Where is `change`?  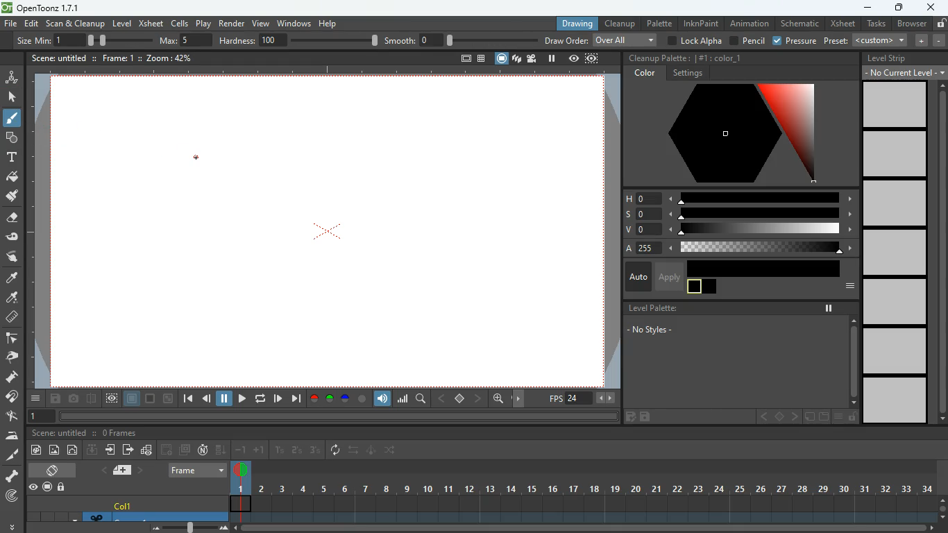 change is located at coordinates (74, 450).